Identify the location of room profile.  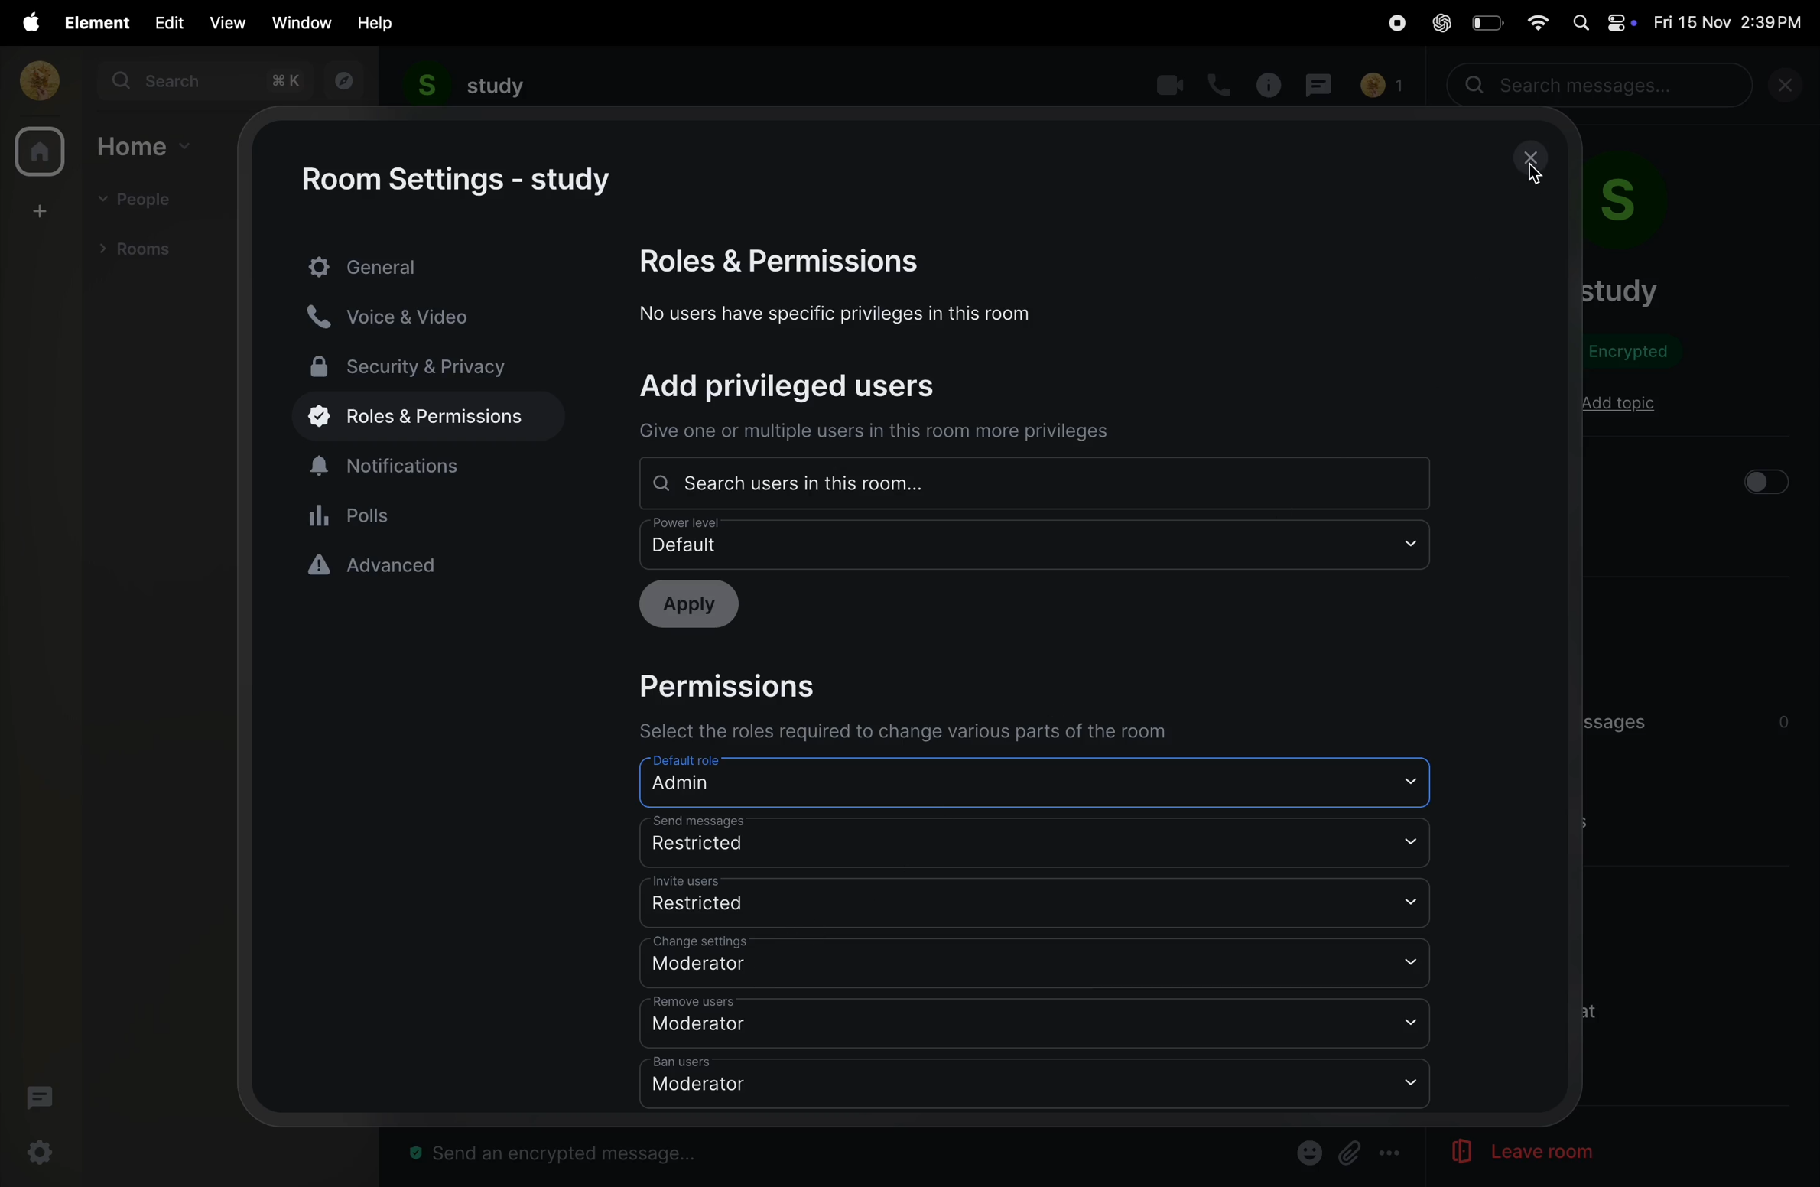
(1646, 207).